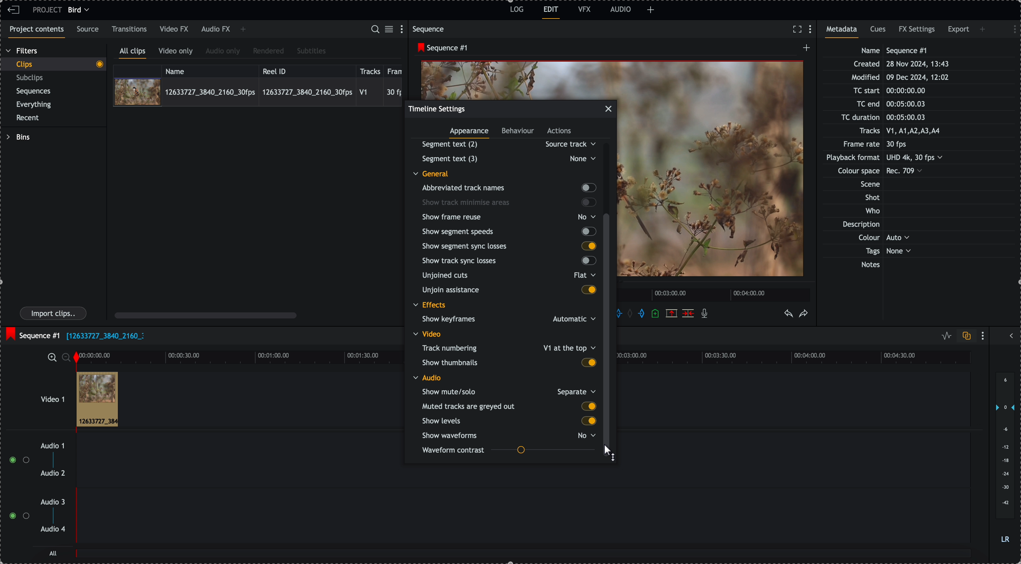  What do you see at coordinates (89, 30) in the screenshot?
I see `source` at bounding box center [89, 30].